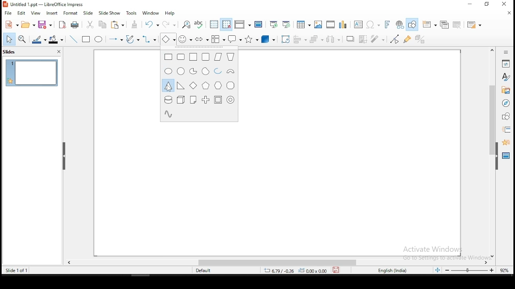 The height and width of the screenshot is (289, 515). I want to click on ellipse, so click(99, 40).